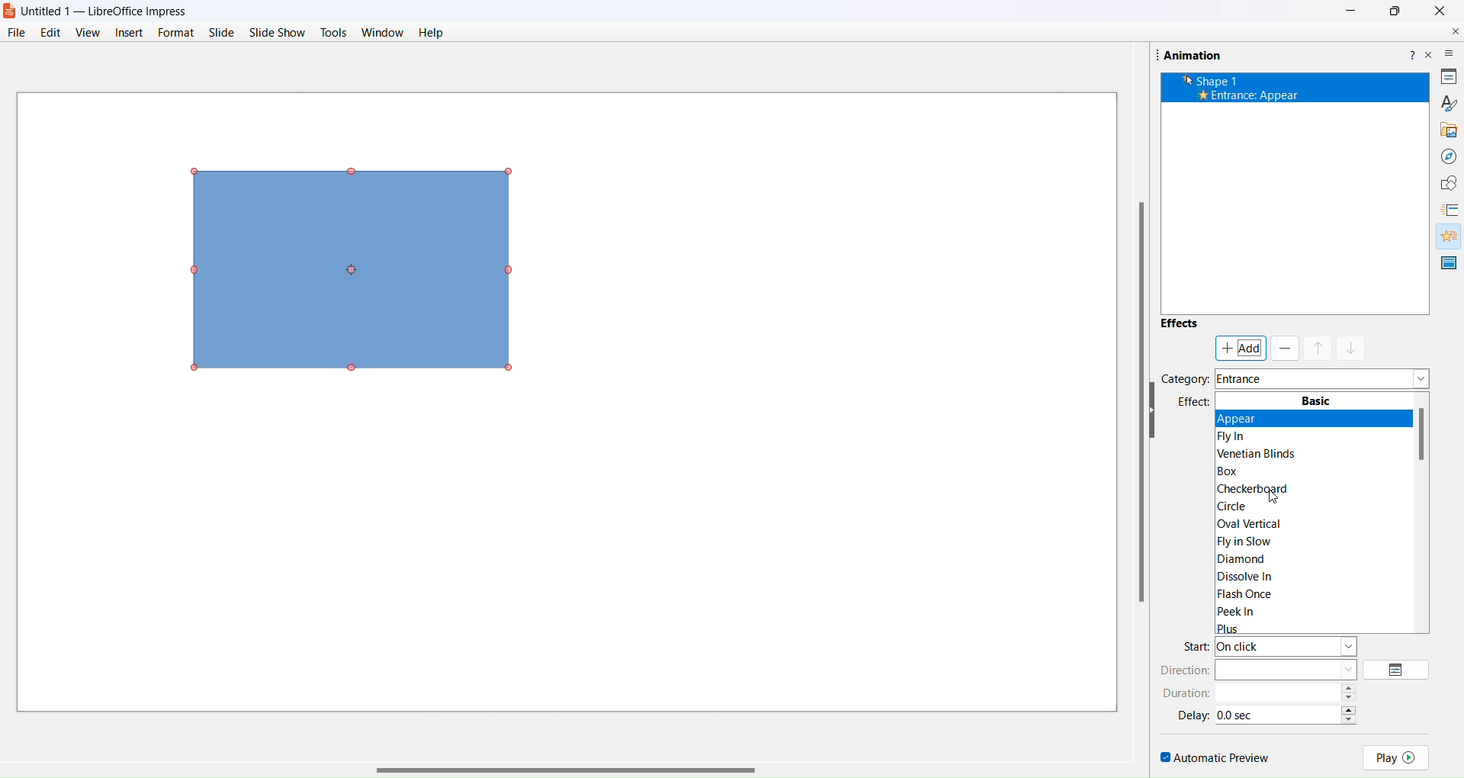  Describe the element at coordinates (175, 31) in the screenshot. I see `format` at that location.